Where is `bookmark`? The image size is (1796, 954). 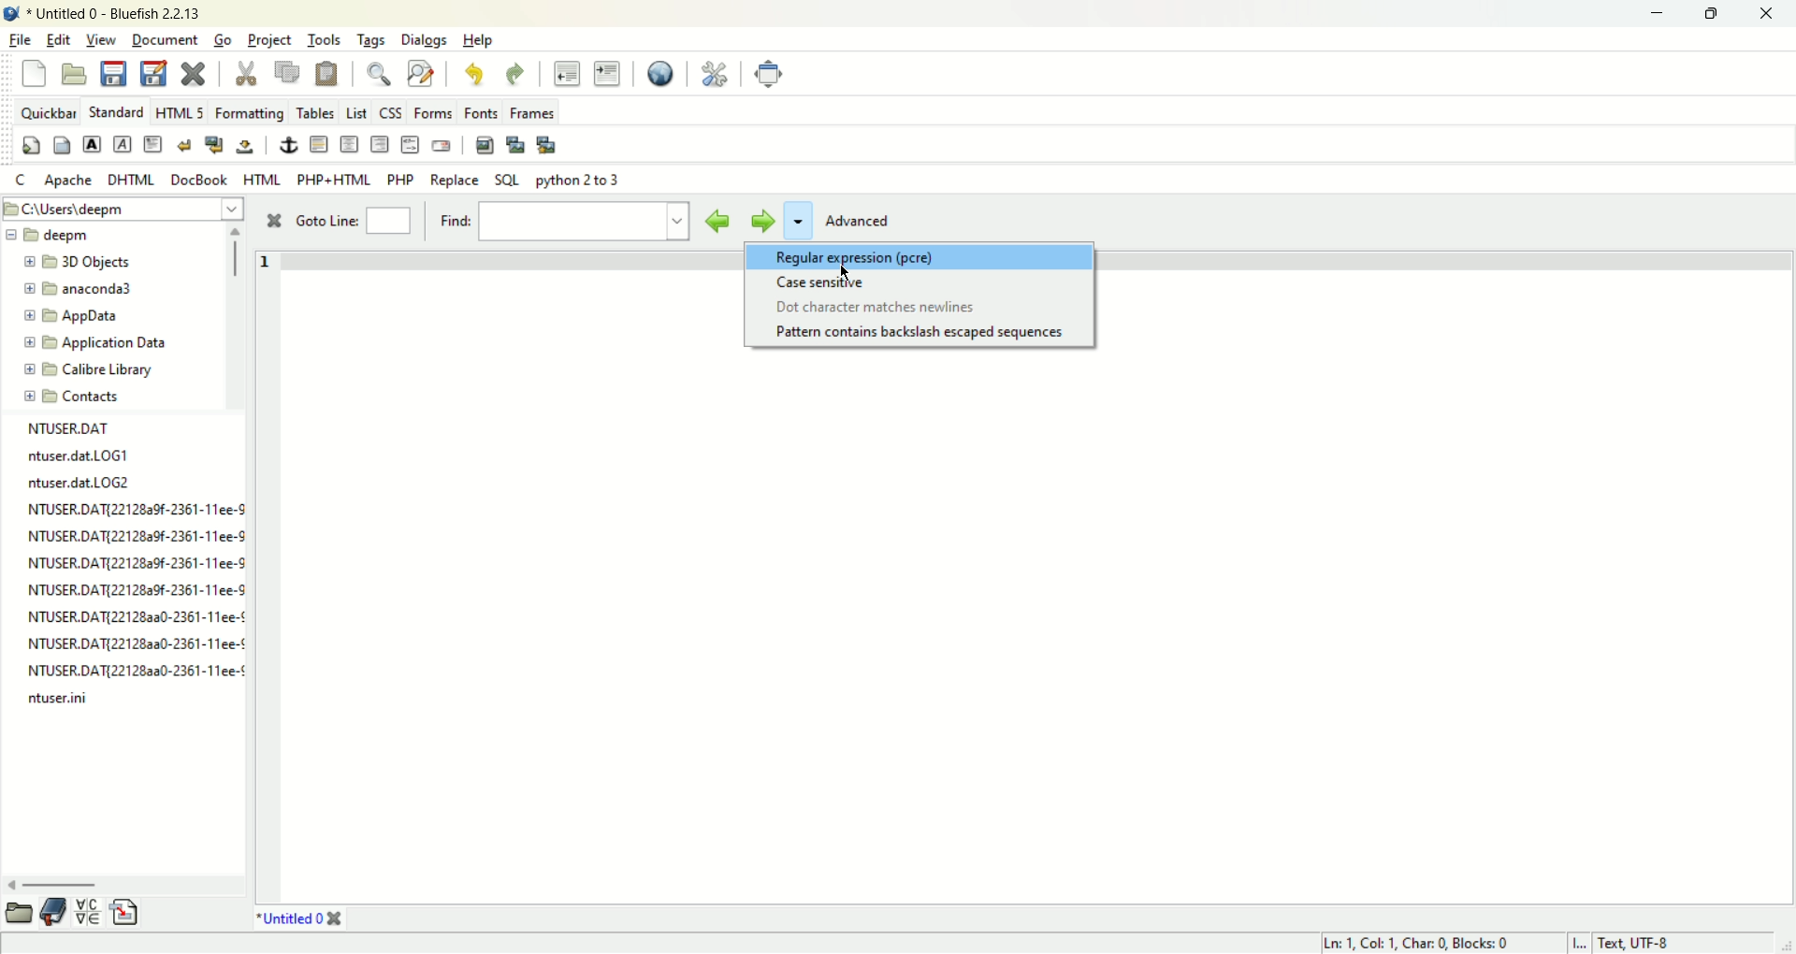
bookmark is located at coordinates (57, 915).